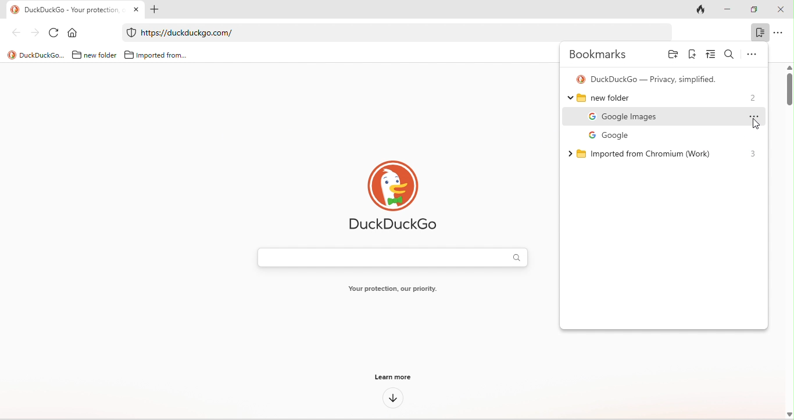 The height and width of the screenshot is (420, 794). I want to click on new folder, so click(660, 99).